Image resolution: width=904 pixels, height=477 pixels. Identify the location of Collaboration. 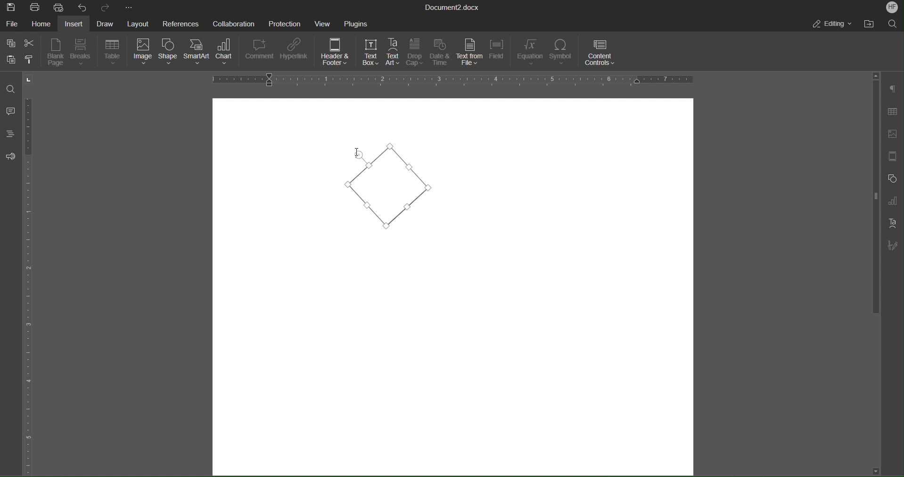
(232, 23).